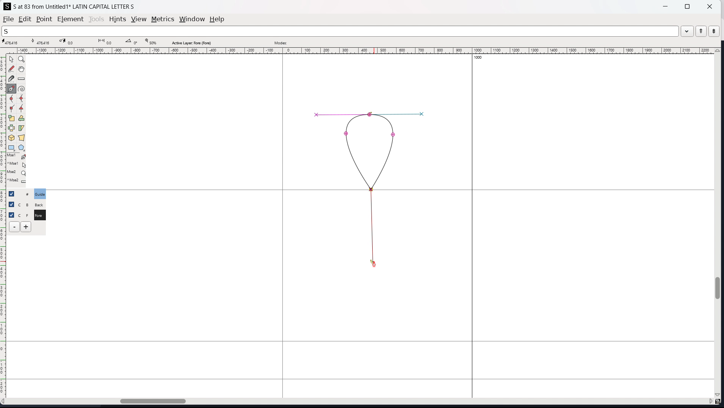 This screenshot has height=408, width=724. I want to click on add a curve point, so click(12, 99).